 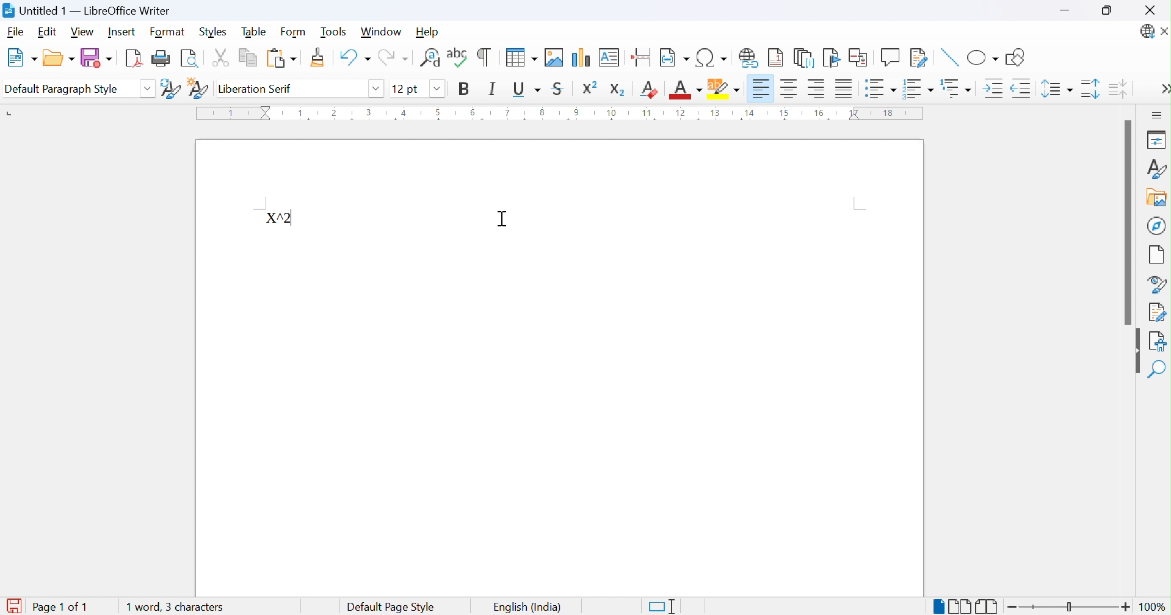 What do you see at coordinates (891, 57) in the screenshot?
I see `Insert comment` at bounding box center [891, 57].